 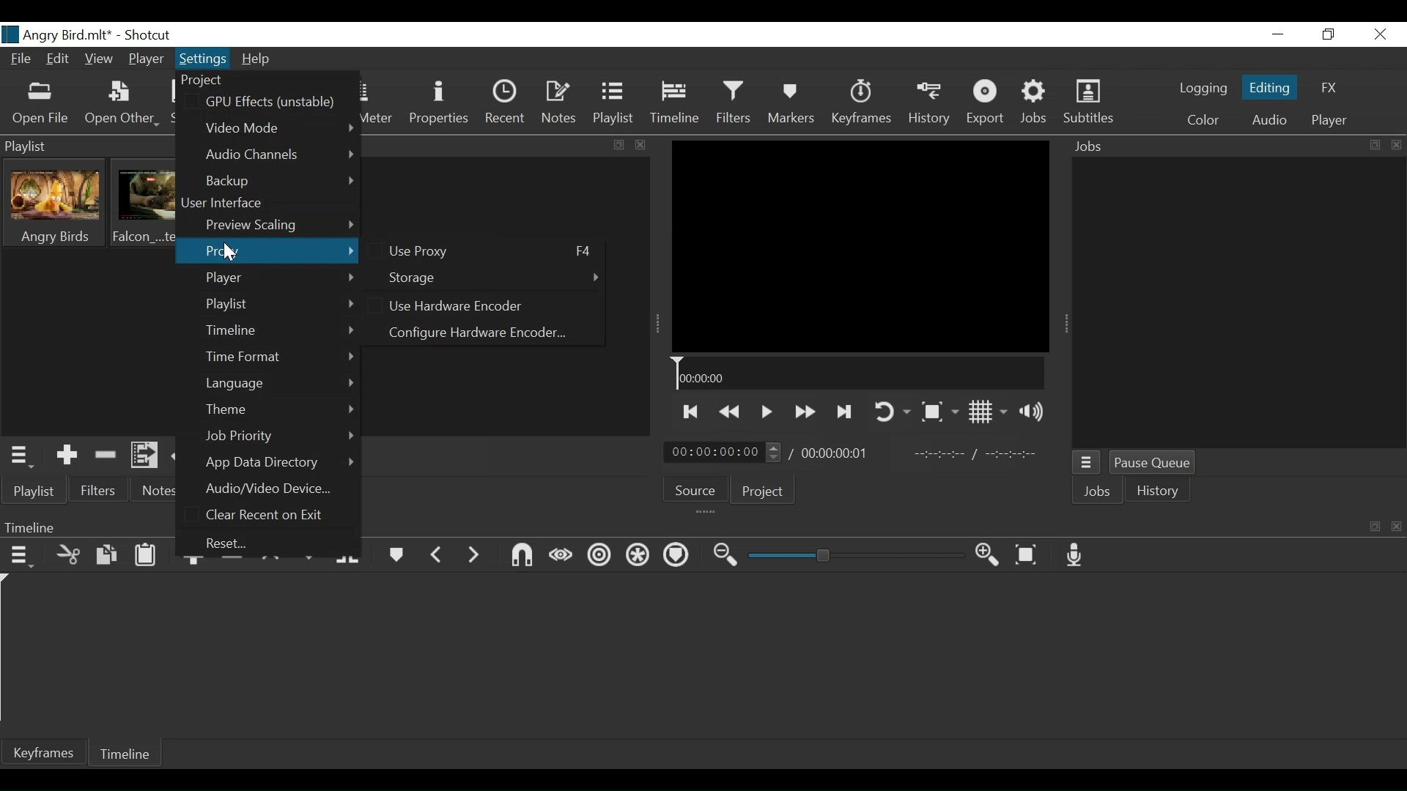 I want to click on Ripple delete, so click(x=230, y=564).